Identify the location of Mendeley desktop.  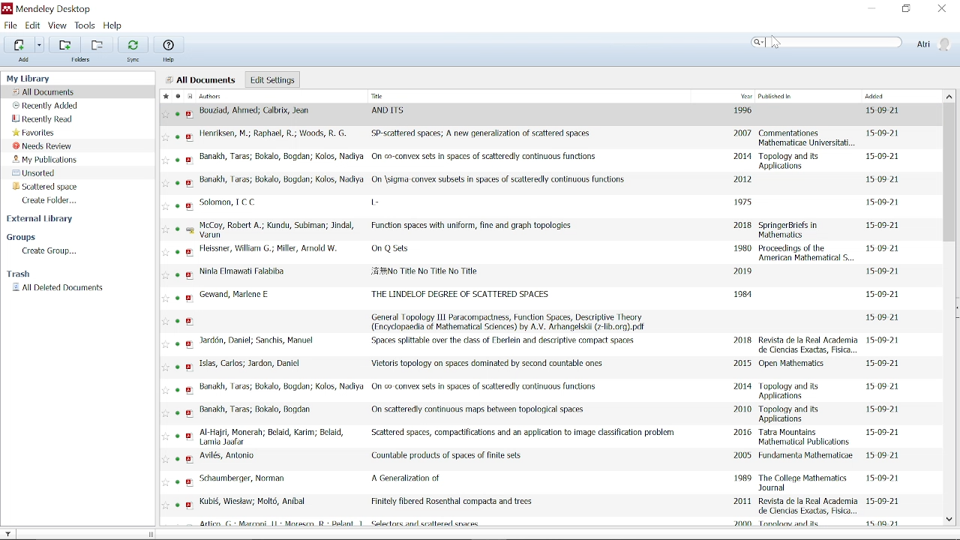
(53, 9).